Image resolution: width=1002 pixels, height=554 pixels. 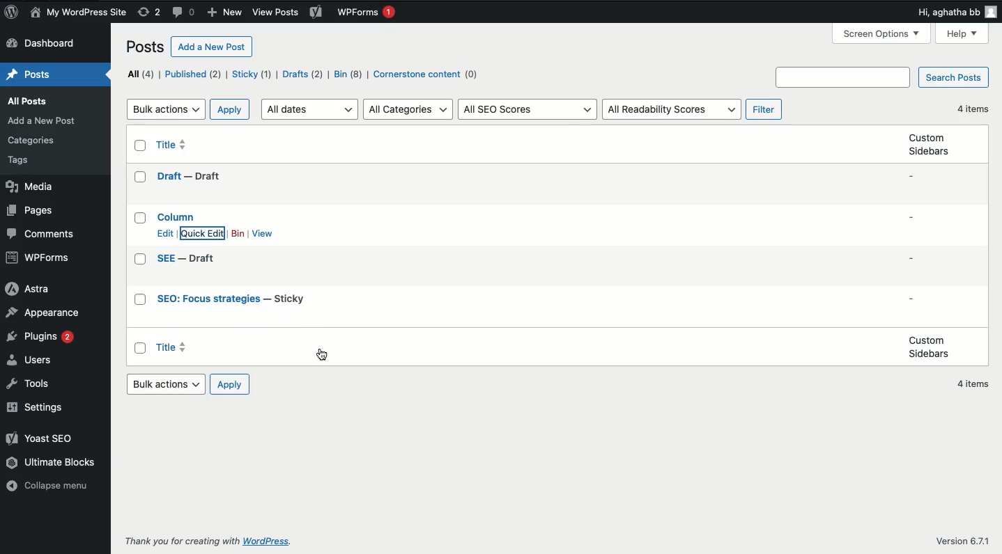 What do you see at coordinates (49, 465) in the screenshot?
I see `Ultimate blocks` at bounding box center [49, 465].